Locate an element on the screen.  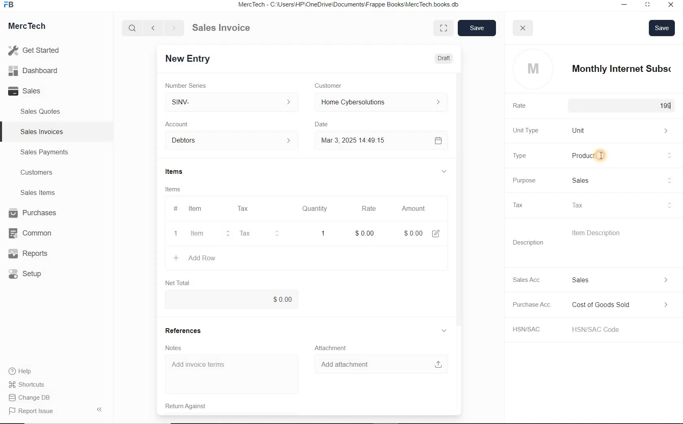
Date is located at coordinates (323, 124).